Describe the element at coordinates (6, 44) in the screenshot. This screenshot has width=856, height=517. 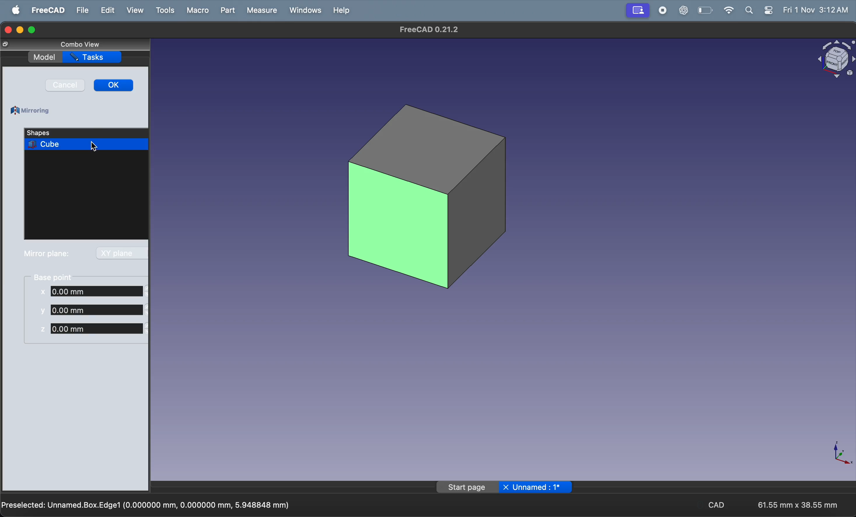
I see `resize` at that location.